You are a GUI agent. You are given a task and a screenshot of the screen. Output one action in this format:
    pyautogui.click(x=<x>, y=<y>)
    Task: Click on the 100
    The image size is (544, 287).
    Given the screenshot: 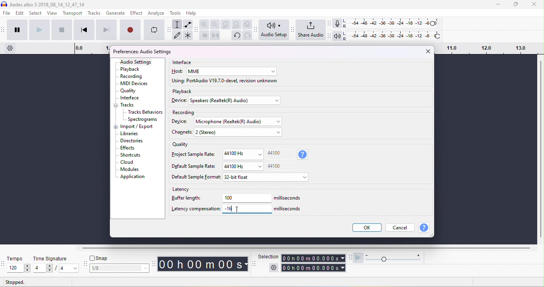 What is the action you would take?
    pyautogui.click(x=247, y=198)
    